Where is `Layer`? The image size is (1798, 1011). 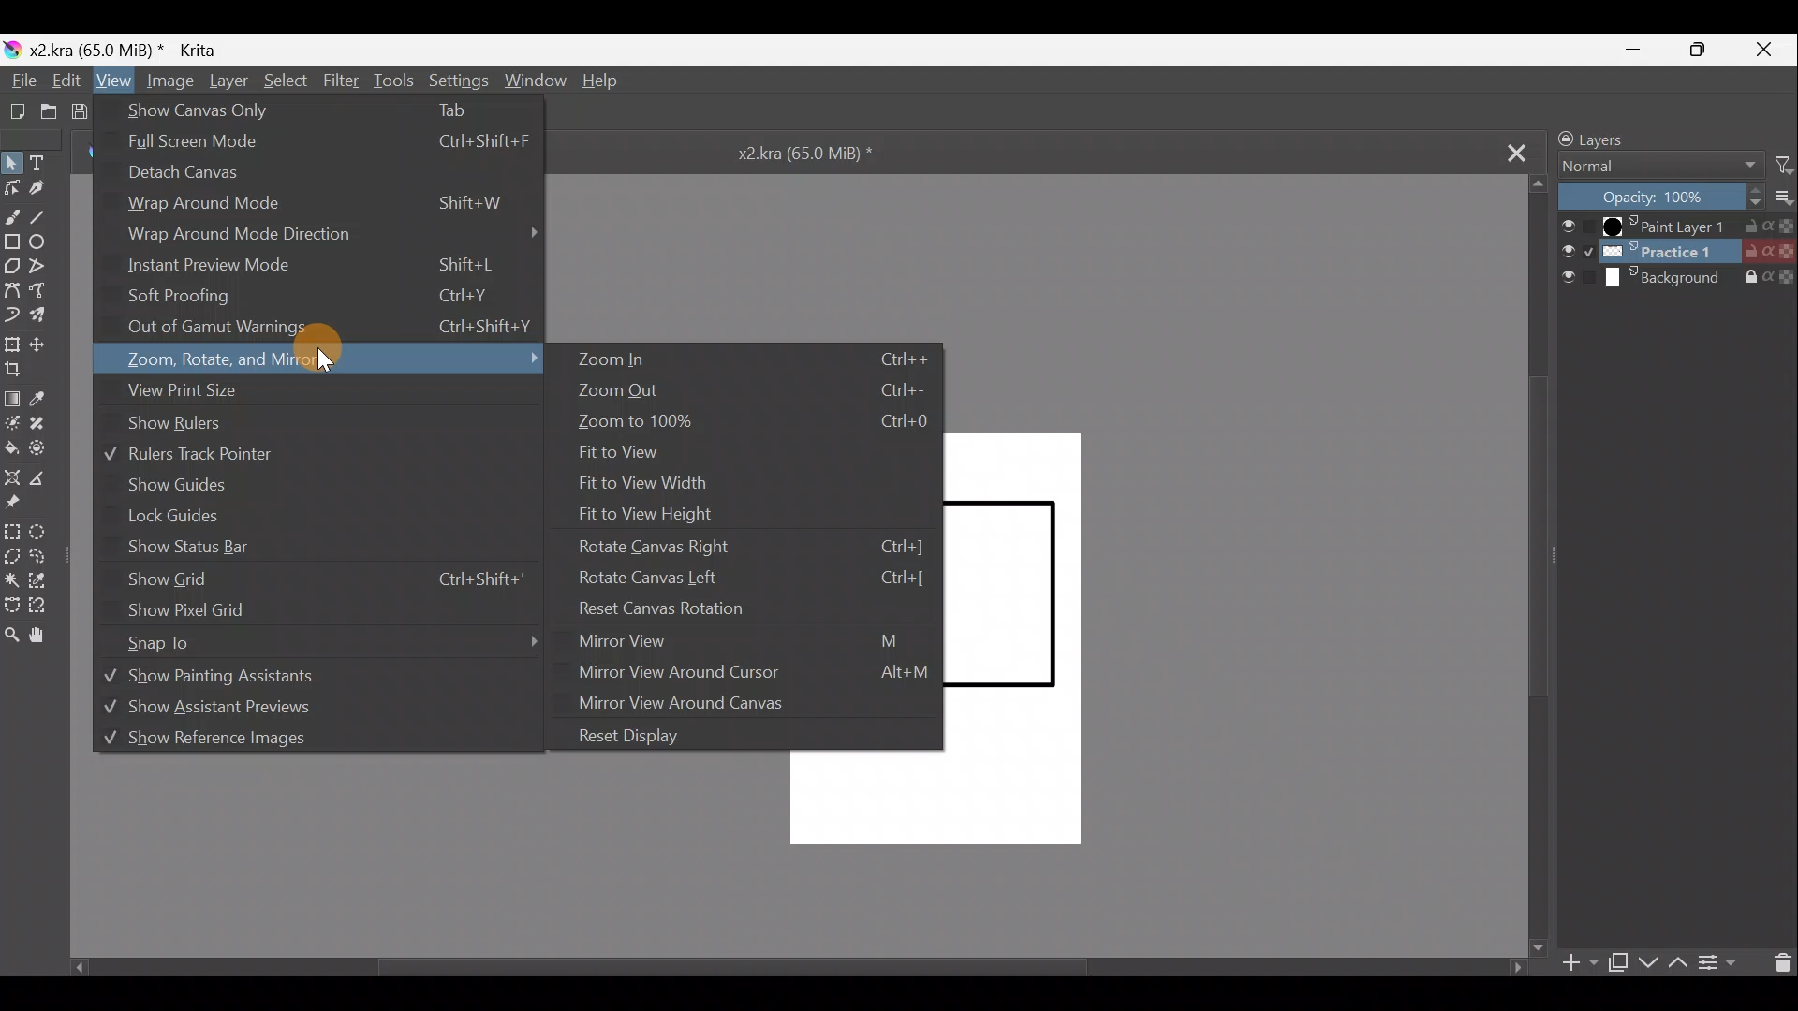 Layer is located at coordinates (227, 83).